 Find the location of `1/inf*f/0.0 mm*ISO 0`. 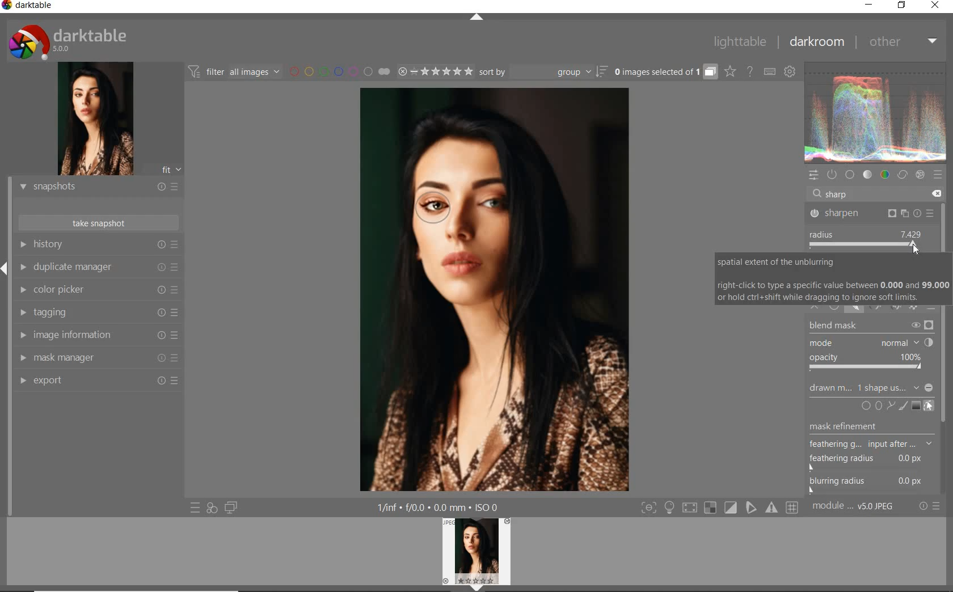

1/inf*f/0.0 mm*ISO 0 is located at coordinates (439, 507).